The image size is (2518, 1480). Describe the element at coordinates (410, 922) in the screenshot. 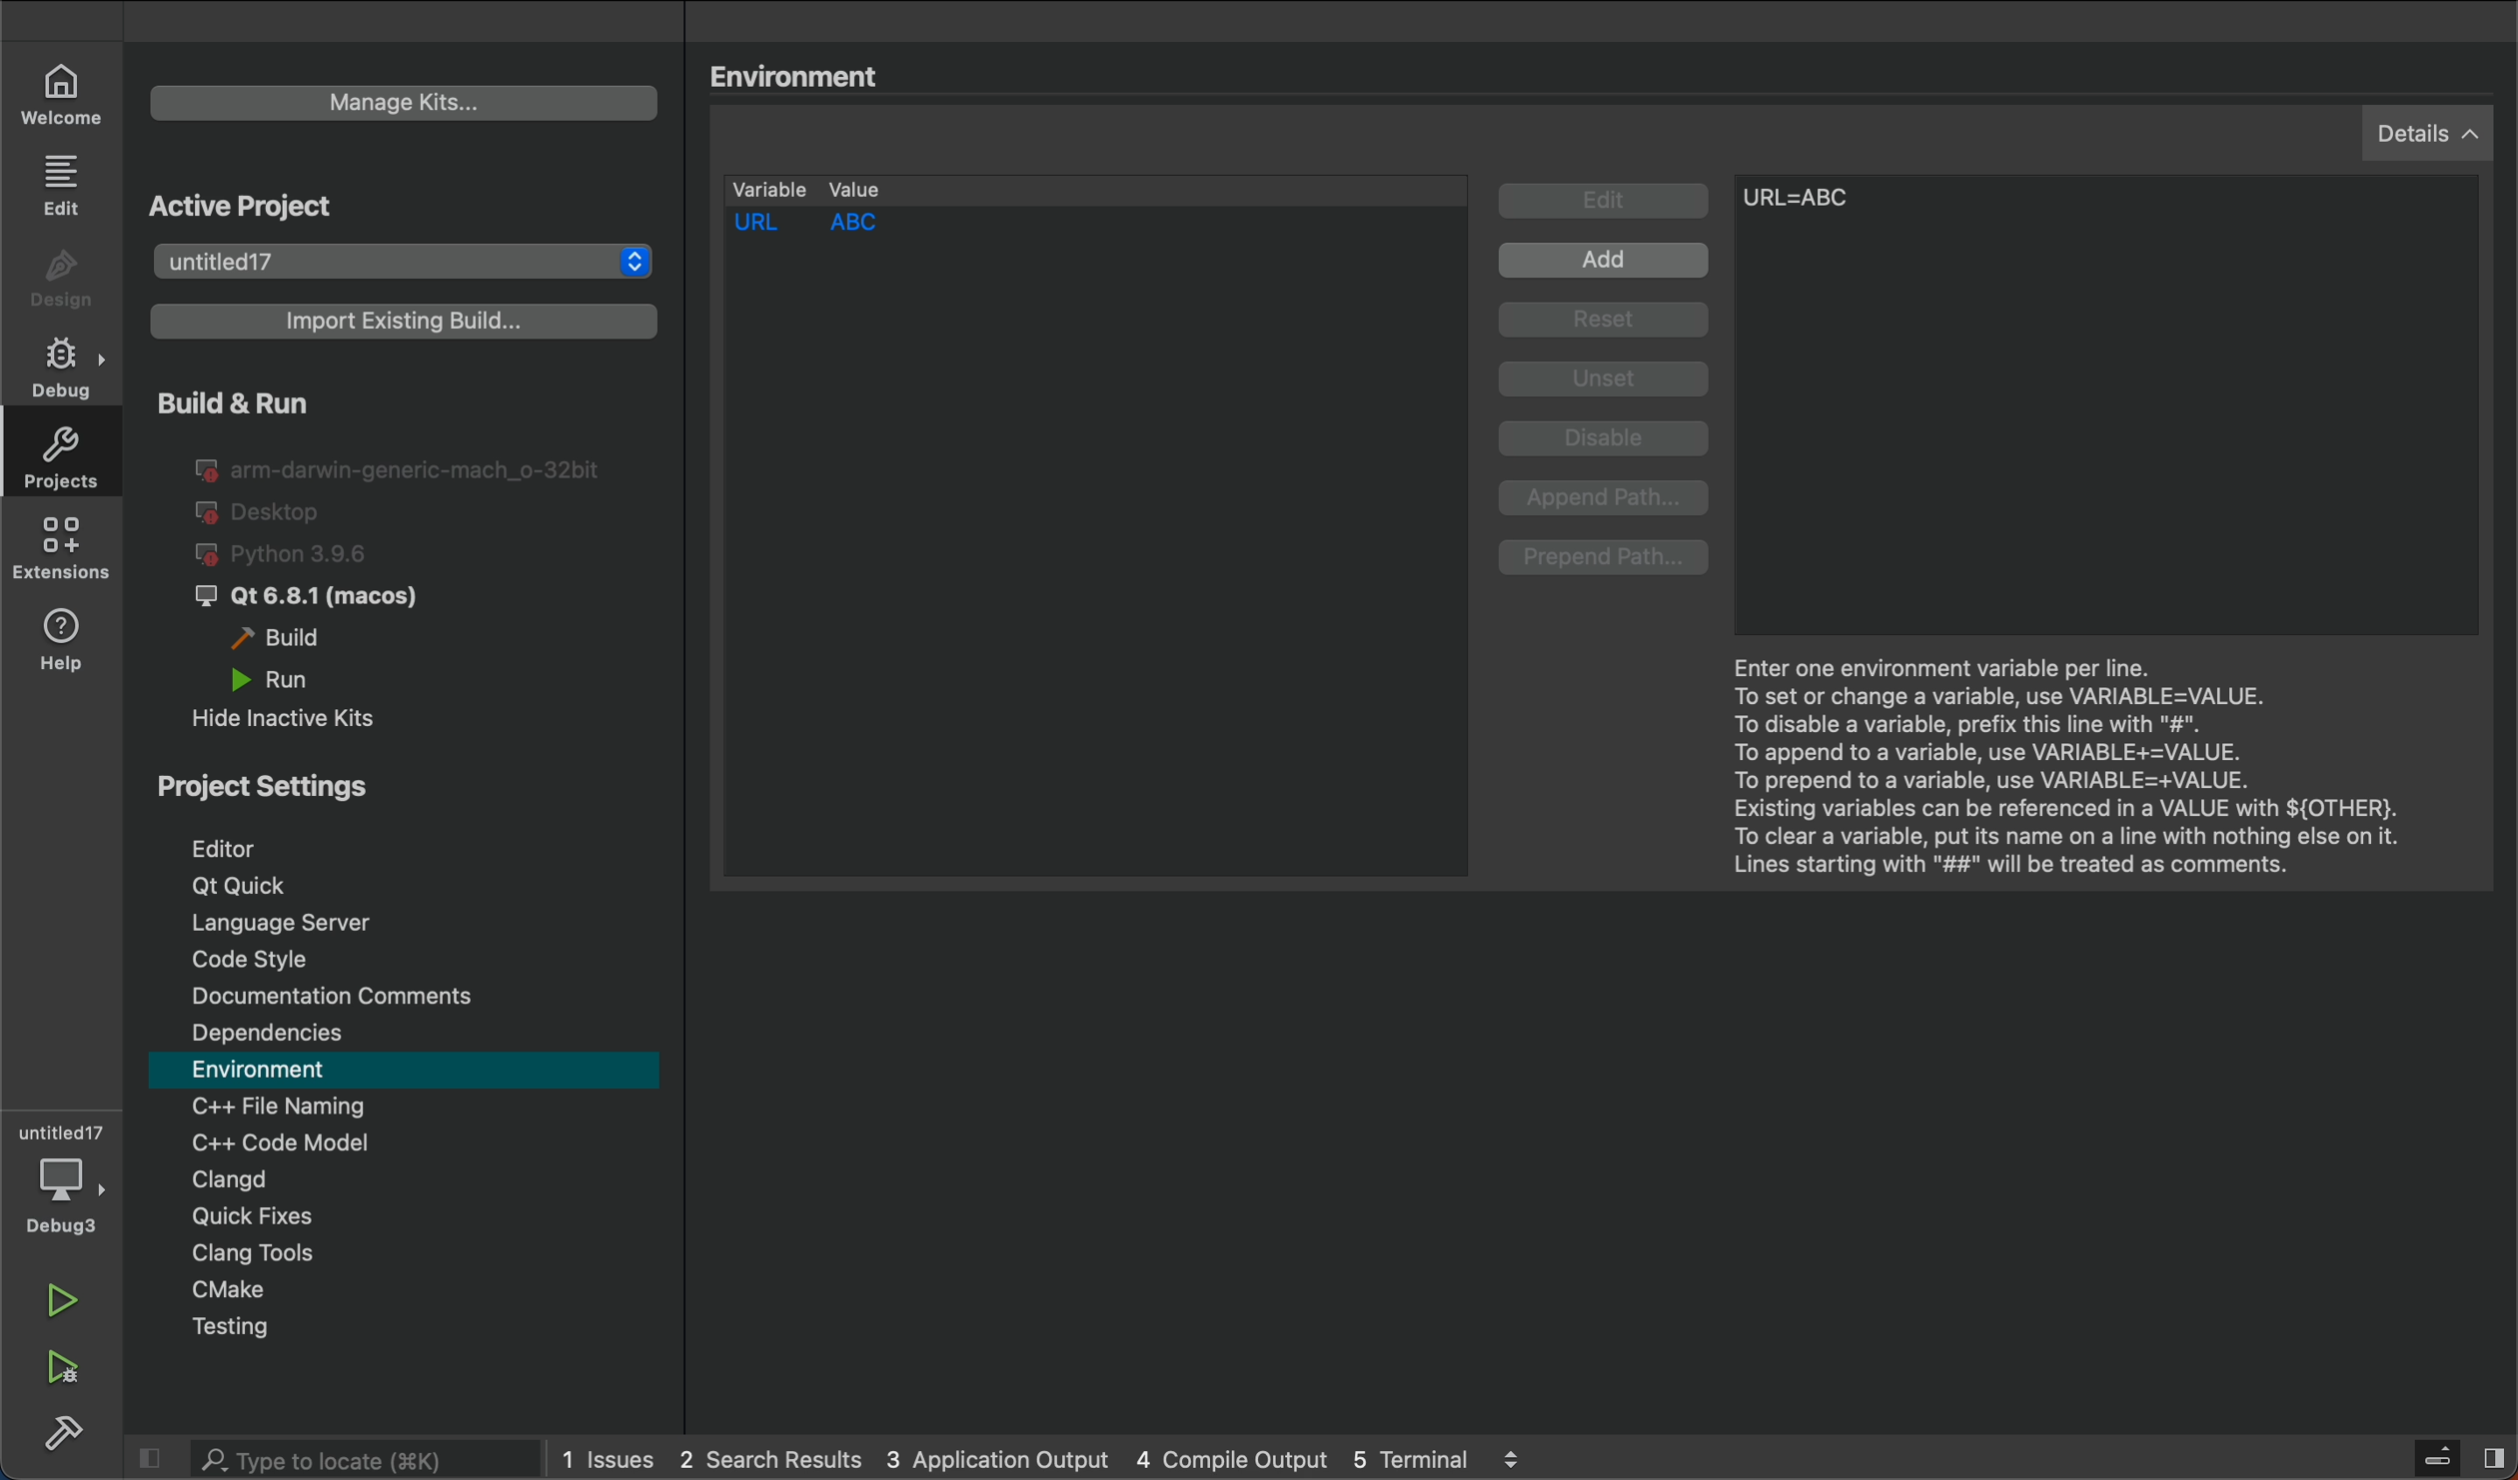

I see `Language server` at that location.